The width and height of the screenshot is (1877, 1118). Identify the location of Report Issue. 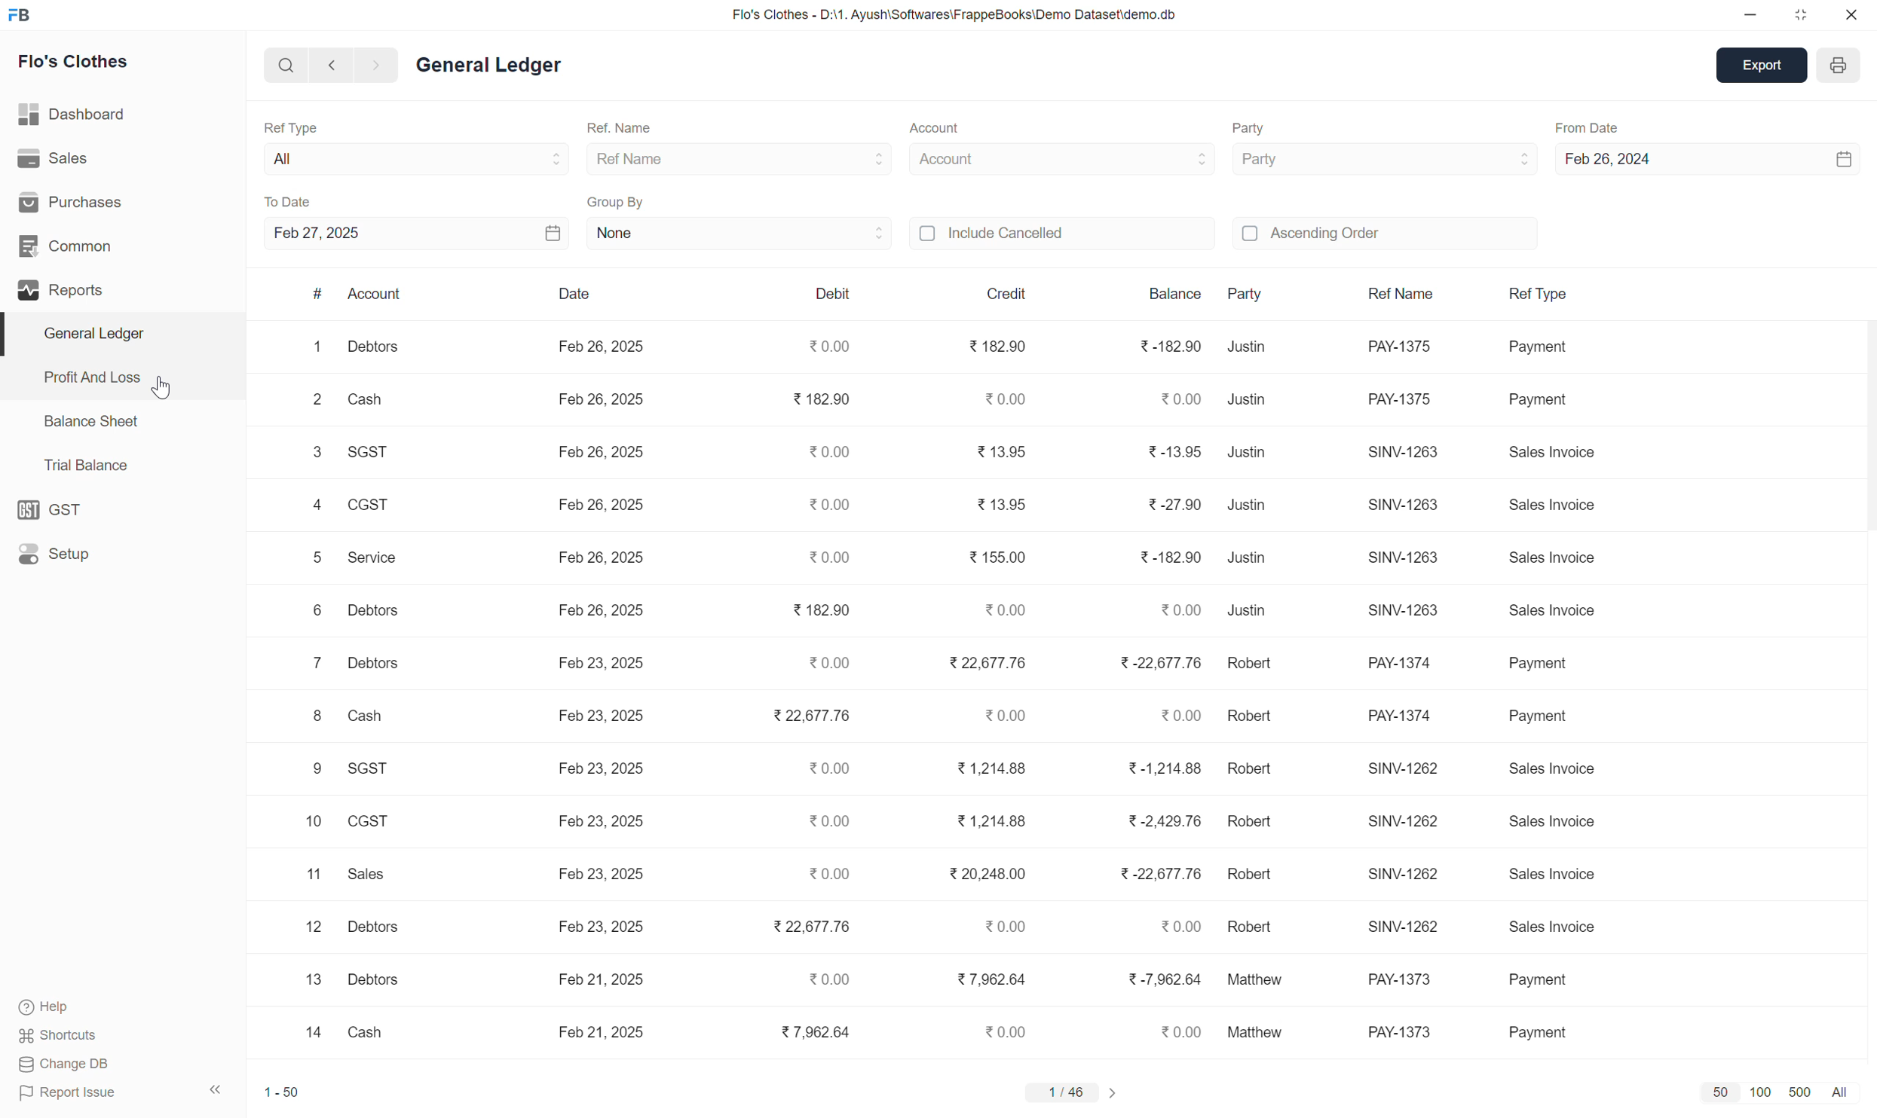
(122, 1095).